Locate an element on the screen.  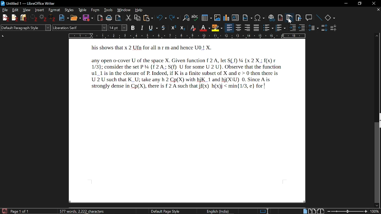
Decrease paragraph spacing is located at coordinates (334, 29).